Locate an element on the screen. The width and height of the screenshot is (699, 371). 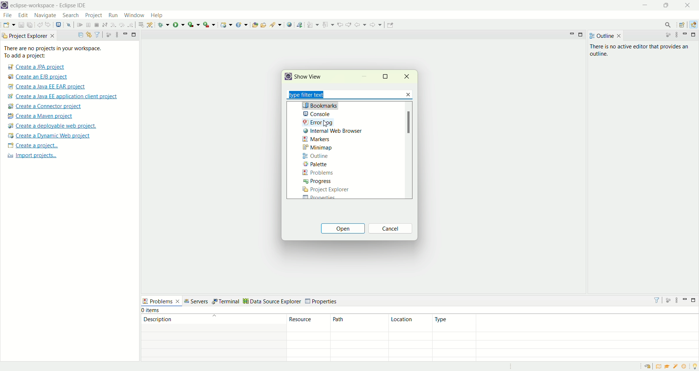
new is located at coordinates (8, 25).